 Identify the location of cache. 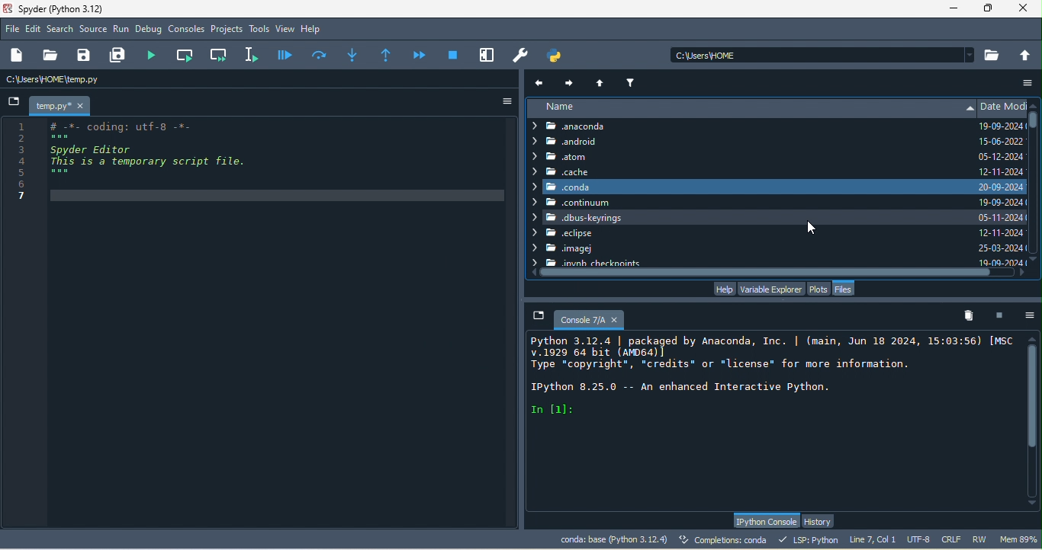
(561, 171).